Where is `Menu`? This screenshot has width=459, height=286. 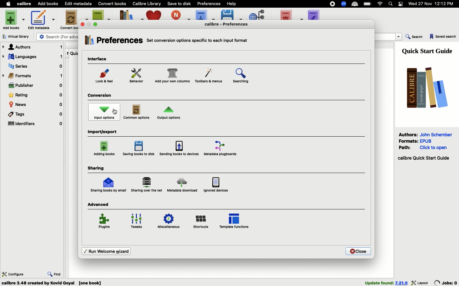
Menu is located at coordinates (208, 77).